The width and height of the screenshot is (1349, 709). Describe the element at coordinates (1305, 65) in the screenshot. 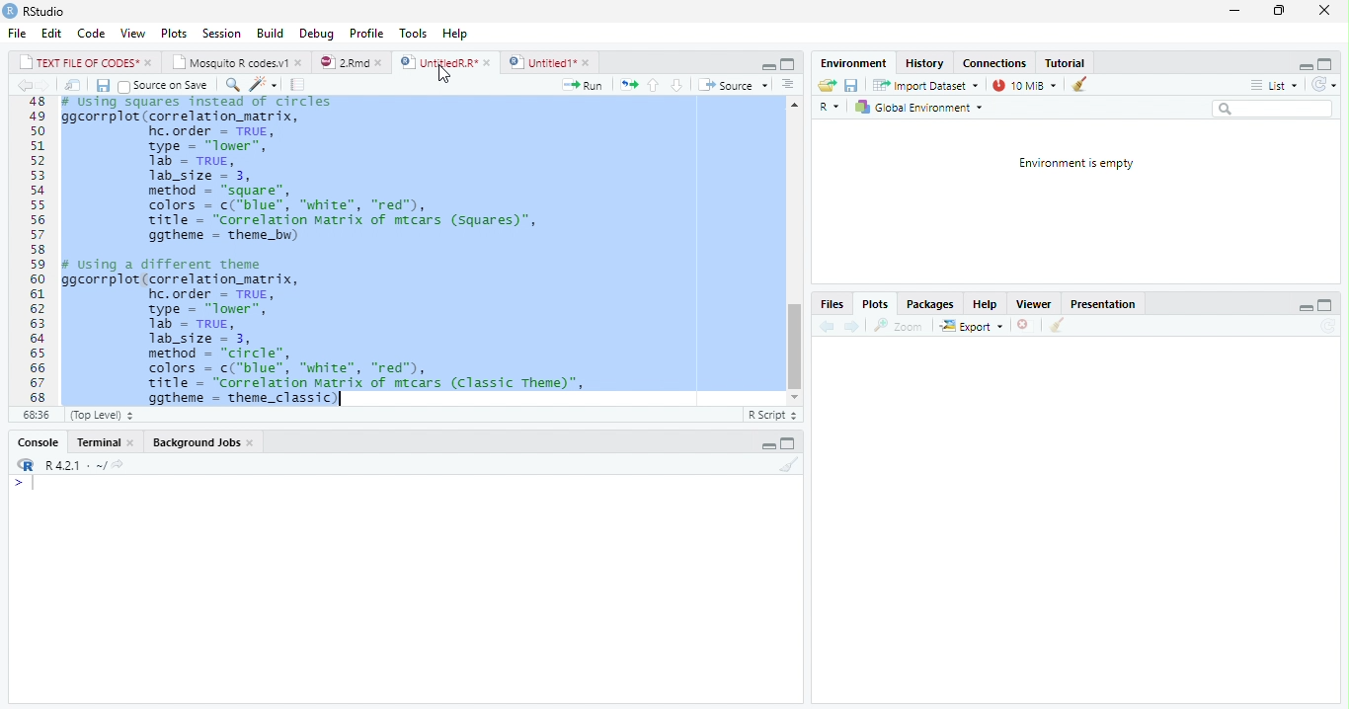

I see `hide r script` at that location.